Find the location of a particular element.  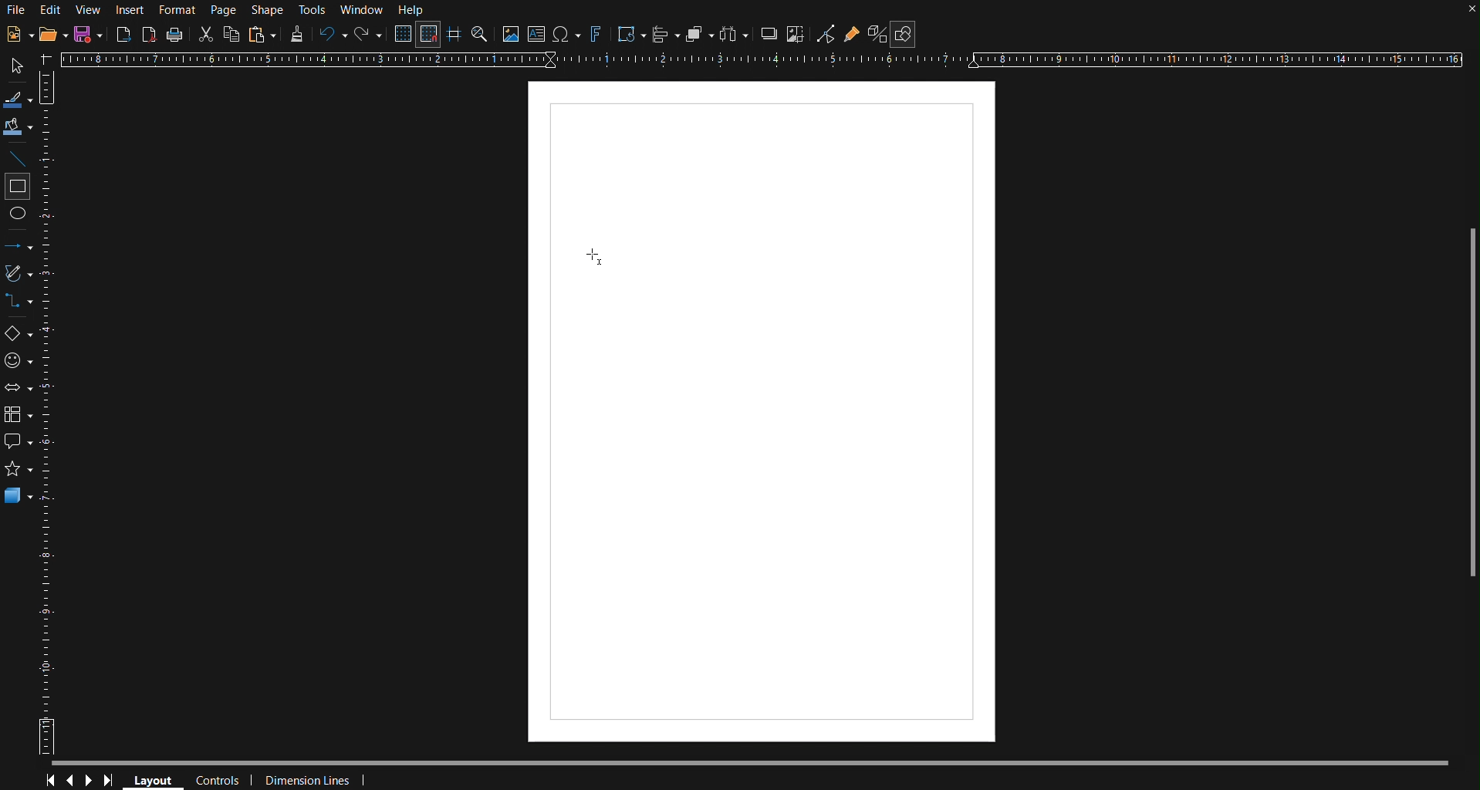

Copy is located at coordinates (231, 34).